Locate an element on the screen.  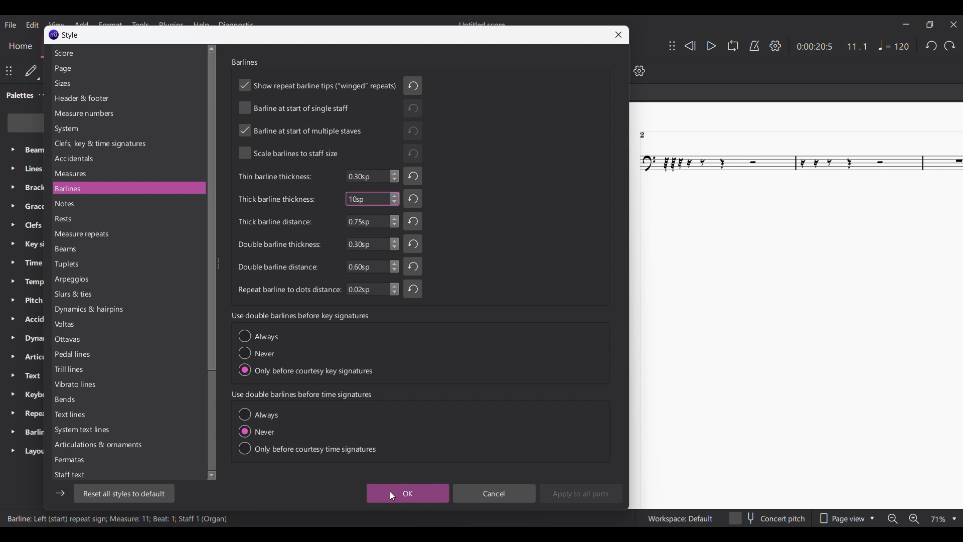
Redo is located at coordinates (949, 46).